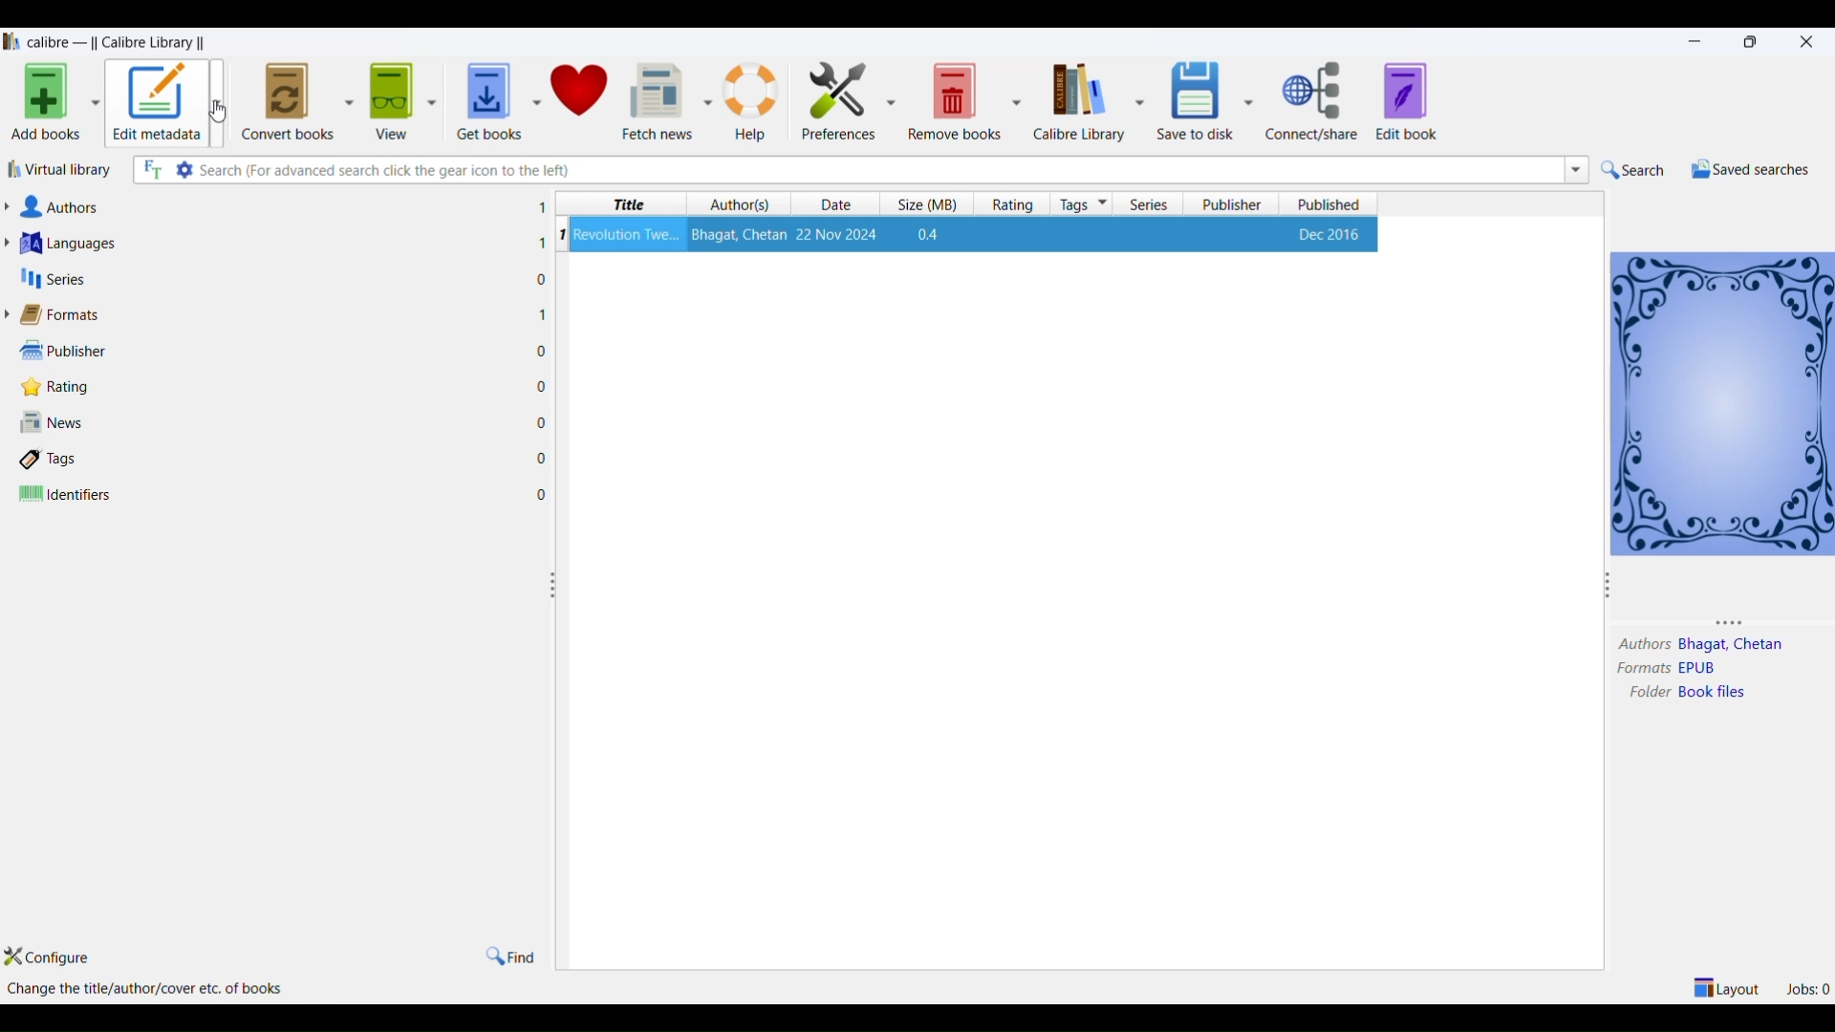 The height and width of the screenshot is (1032, 1835). Describe the element at coordinates (429, 95) in the screenshot. I see `view options dropdown button` at that location.